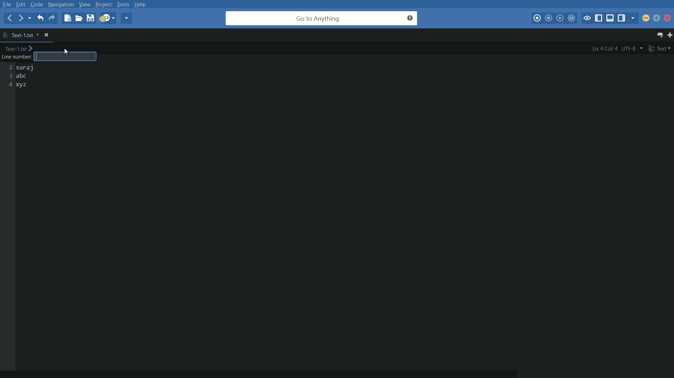  I want to click on redo, so click(52, 18).